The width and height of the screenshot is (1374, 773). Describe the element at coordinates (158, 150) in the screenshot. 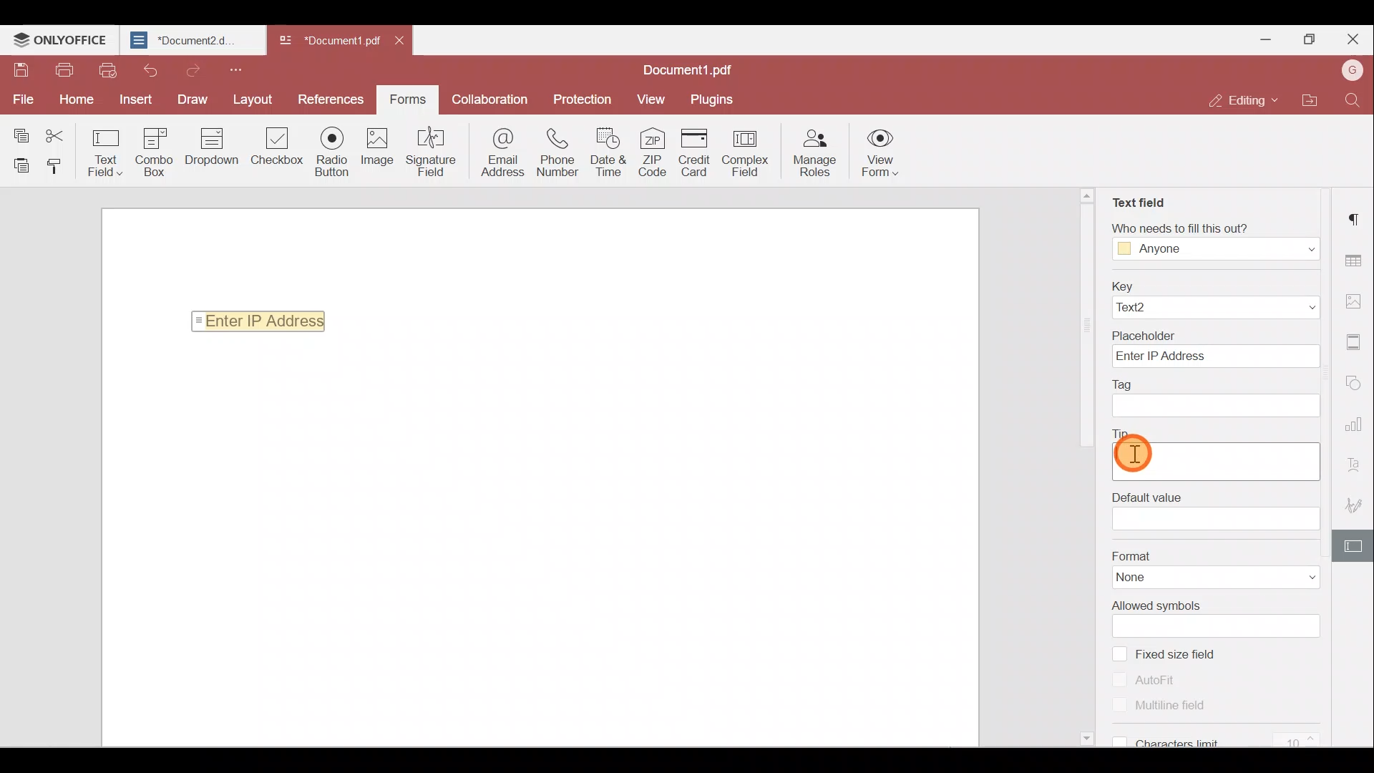

I see `Combo box` at that location.